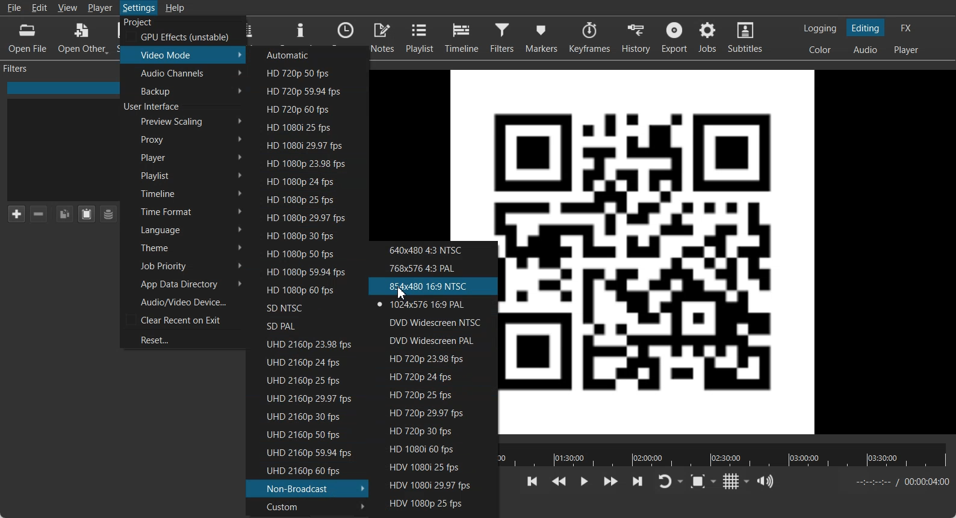 Image resolution: width=956 pixels, height=518 pixels. What do you see at coordinates (302, 271) in the screenshot?
I see `HD 1080p 59.94 fps` at bounding box center [302, 271].